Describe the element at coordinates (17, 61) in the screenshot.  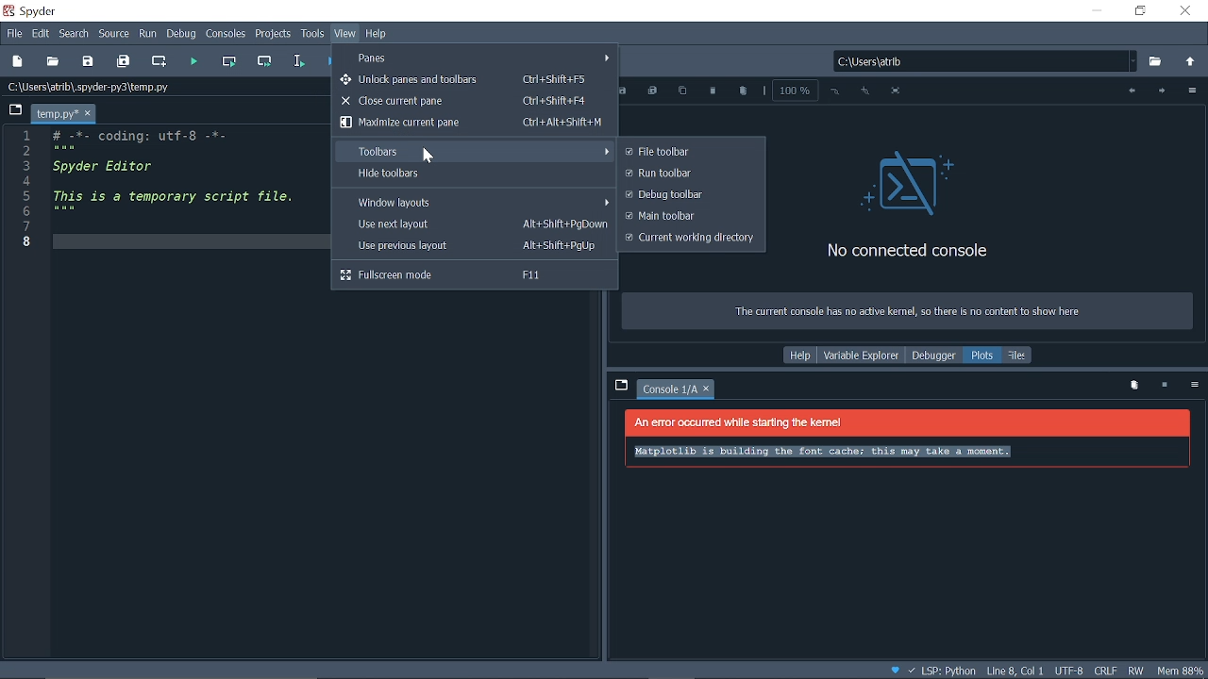
I see `New` at that location.